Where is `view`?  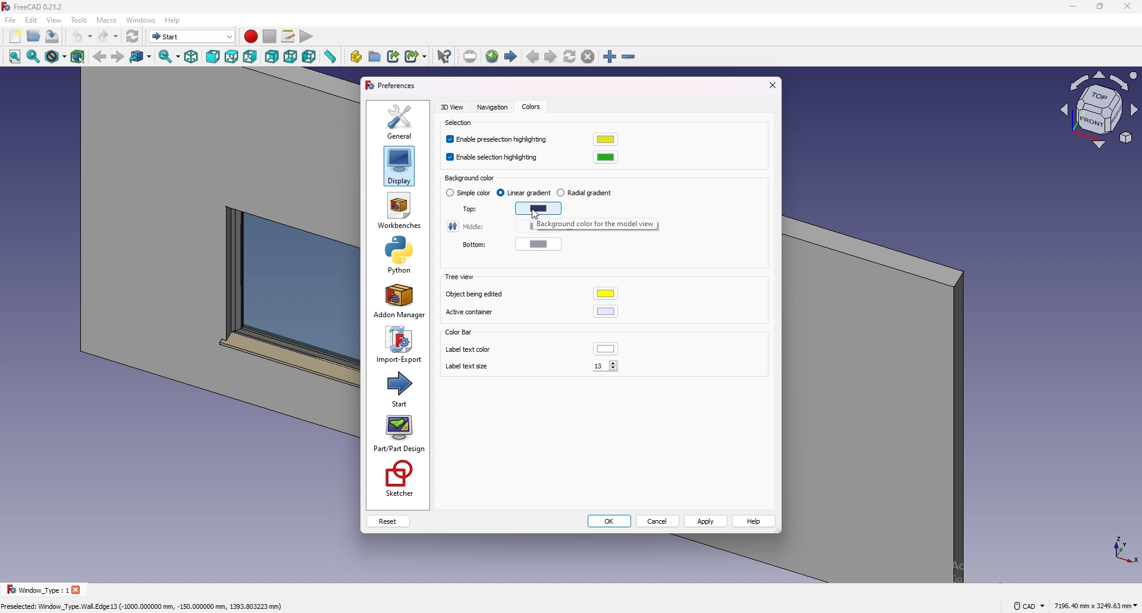 view is located at coordinates (55, 20).